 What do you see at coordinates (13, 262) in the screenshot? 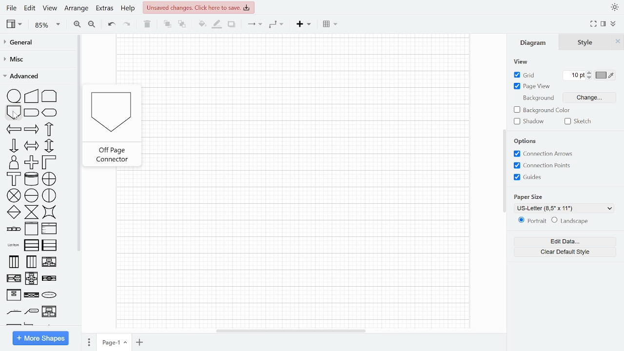
I see `vertical pool` at bounding box center [13, 262].